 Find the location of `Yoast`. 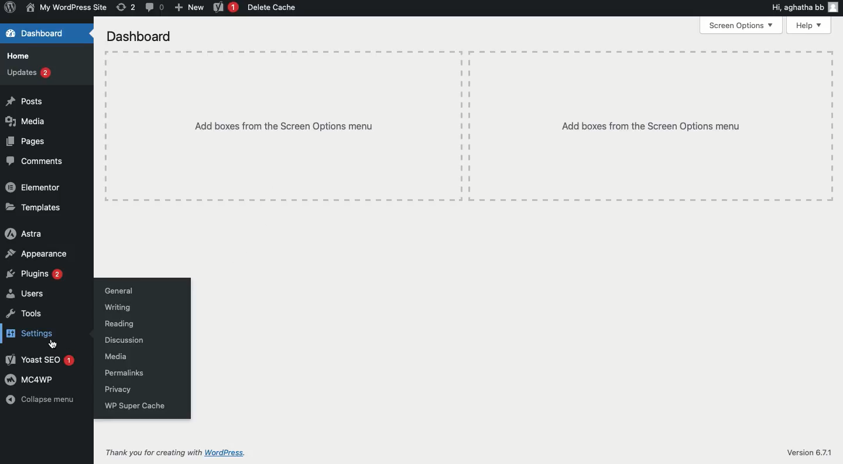

Yoast is located at coordinates (42, 359).